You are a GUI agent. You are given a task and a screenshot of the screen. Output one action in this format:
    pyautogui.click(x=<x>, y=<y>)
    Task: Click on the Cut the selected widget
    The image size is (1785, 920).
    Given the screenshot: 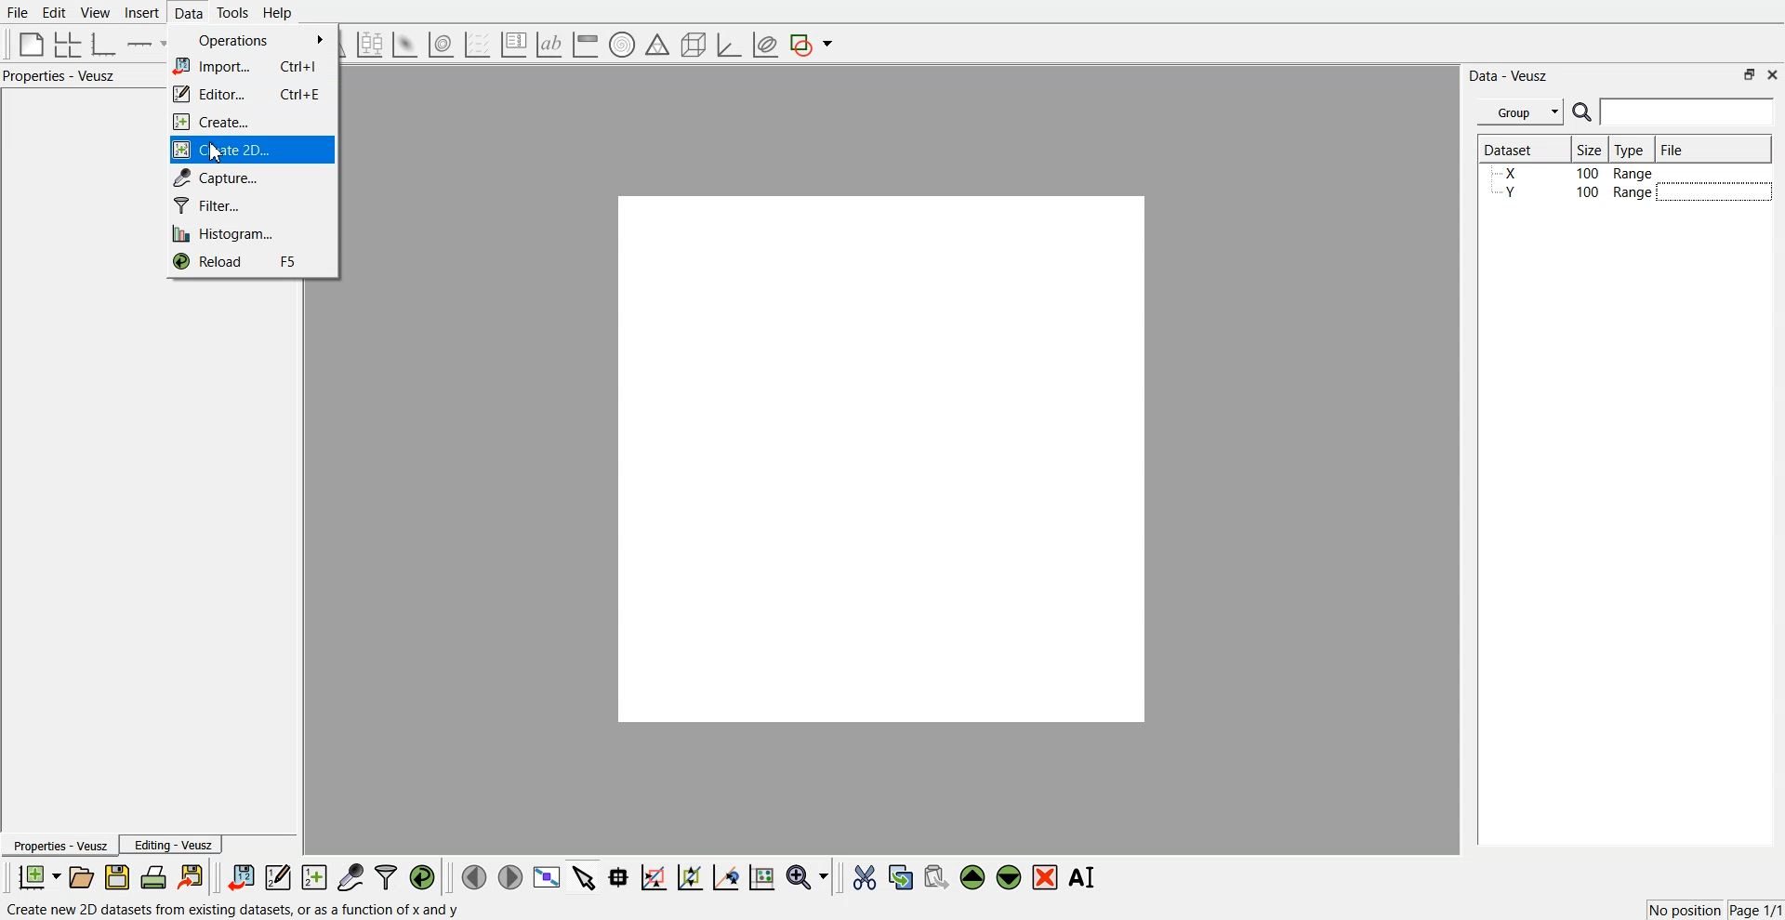 What is the action you would take?
    pyautogui.click(x=865, y=878)
    